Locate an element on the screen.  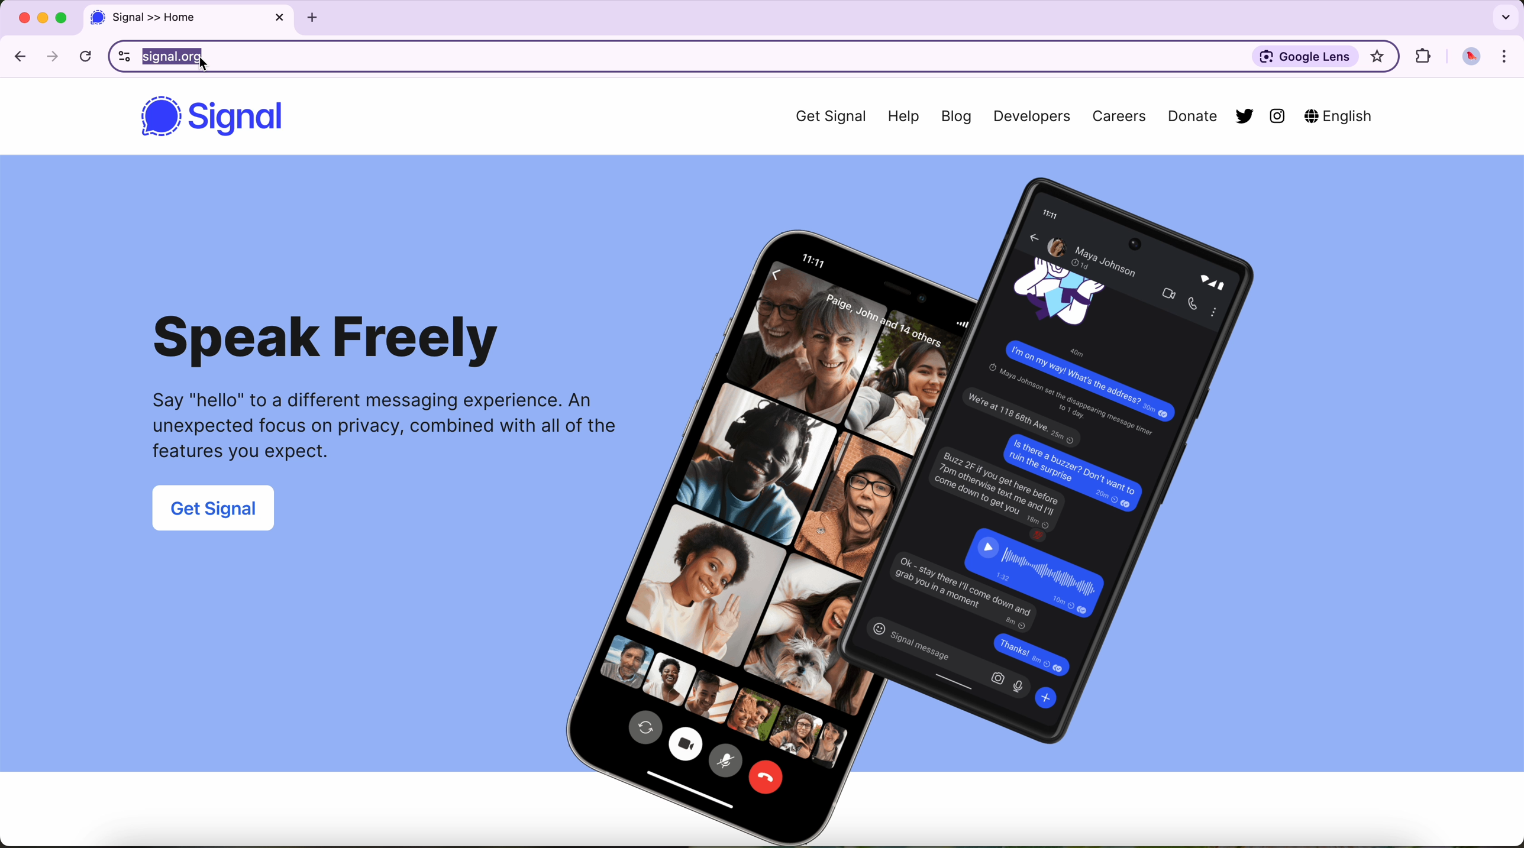
Google Lens is located at coordinates (1303, 56).